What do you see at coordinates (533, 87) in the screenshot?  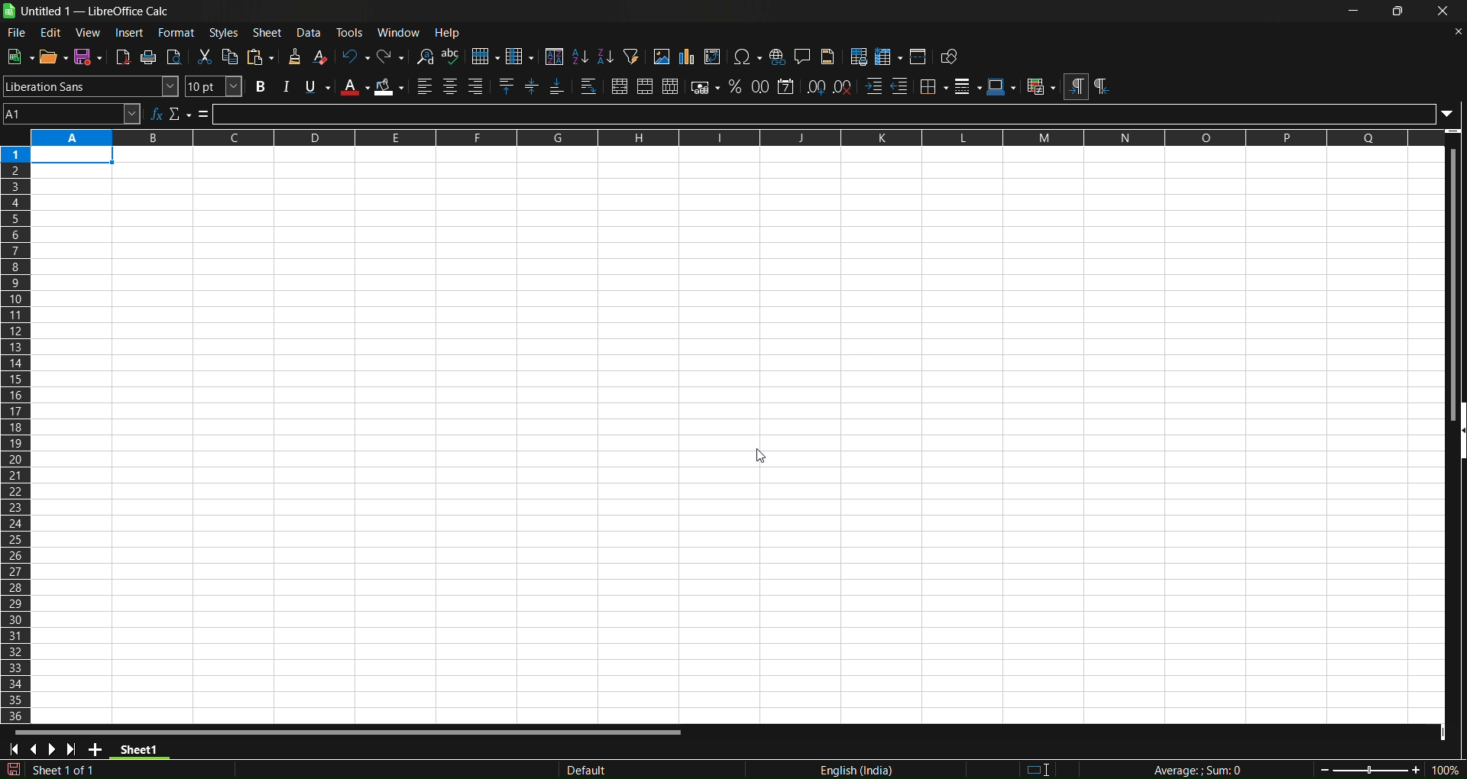 I see `center vertically` at bounding box center [533, 87].